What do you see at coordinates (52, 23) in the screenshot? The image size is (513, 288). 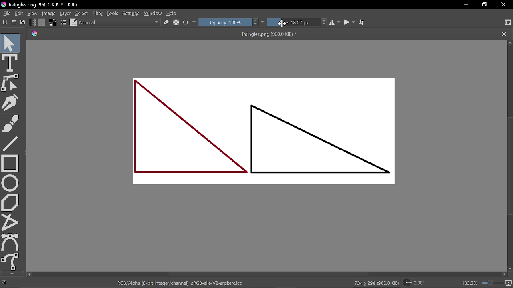 I see `Swap background foreground color` at bounding box center [52, 23].